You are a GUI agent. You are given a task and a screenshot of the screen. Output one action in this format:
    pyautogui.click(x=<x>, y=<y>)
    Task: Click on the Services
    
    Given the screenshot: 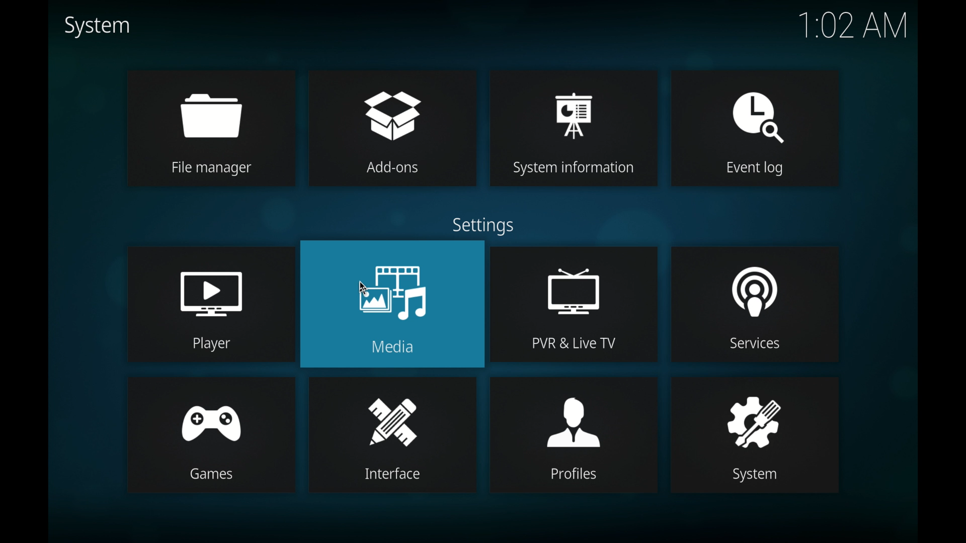 What is the action you would take?
    pyautogui.click(x=757, y=345)
    